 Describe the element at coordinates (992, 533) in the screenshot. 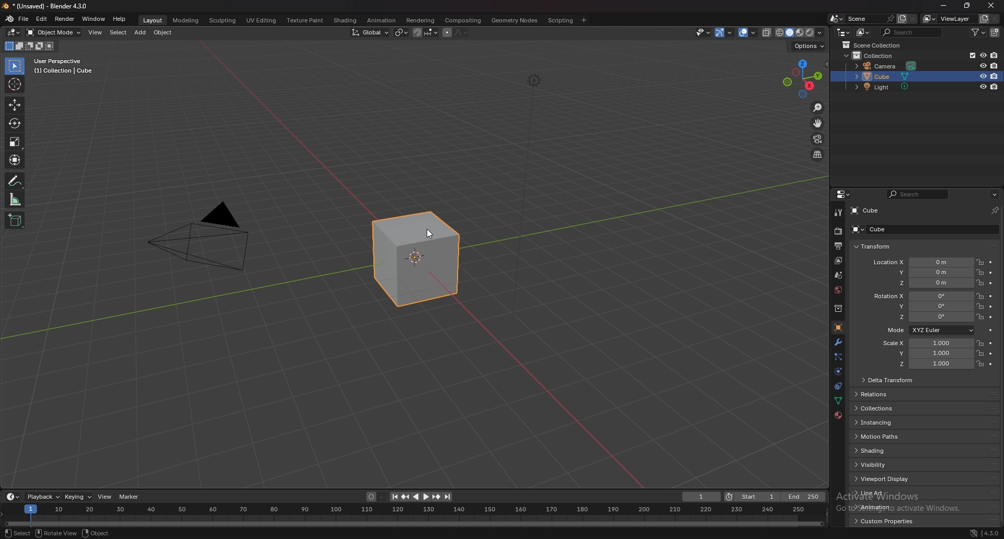

I see `version` at that location.